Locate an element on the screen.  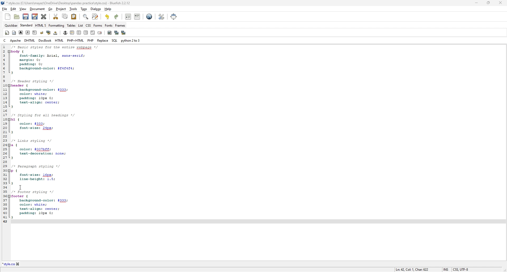
dialogs is located at coordinates (96, 9).